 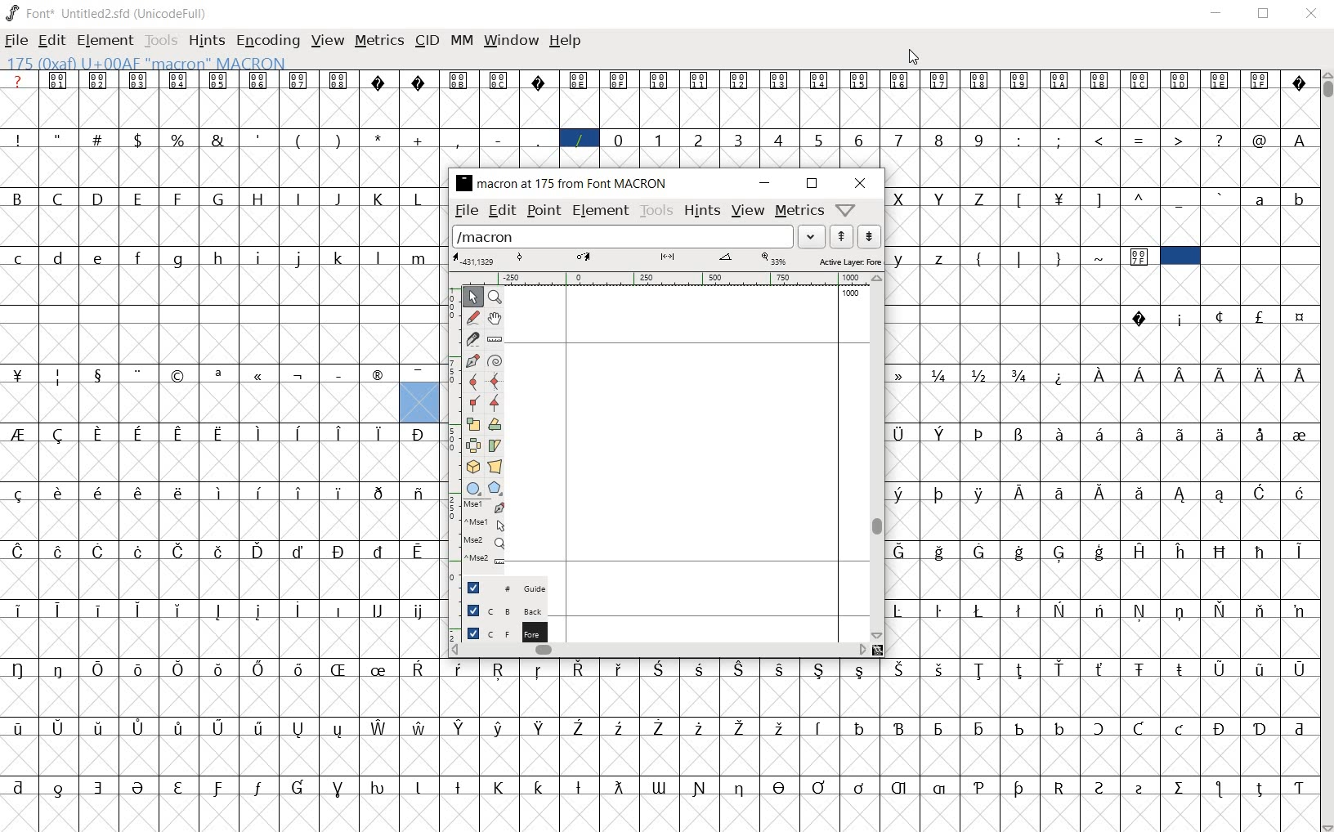 I want to click on Symbol, so click(x=140, y=81).